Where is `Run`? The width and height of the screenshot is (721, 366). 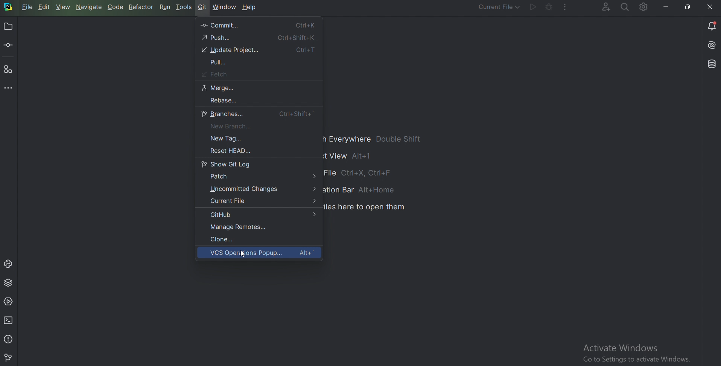 Run is located at coordinates (531, 8).